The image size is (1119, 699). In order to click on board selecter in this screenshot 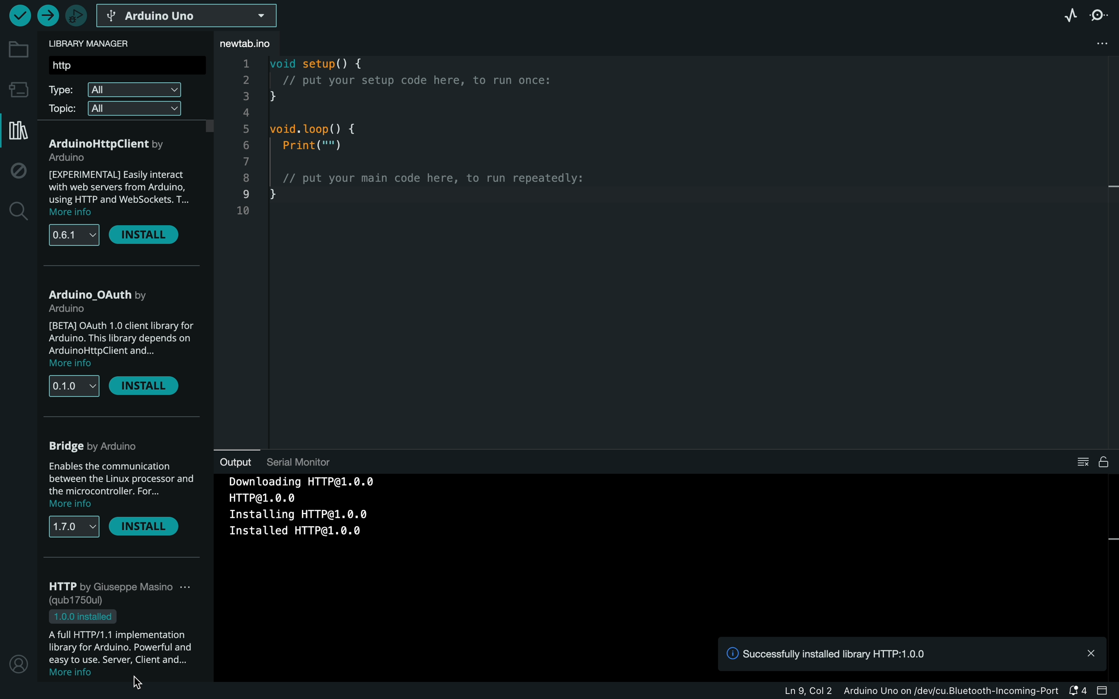, I will do `click(194, 16)`.